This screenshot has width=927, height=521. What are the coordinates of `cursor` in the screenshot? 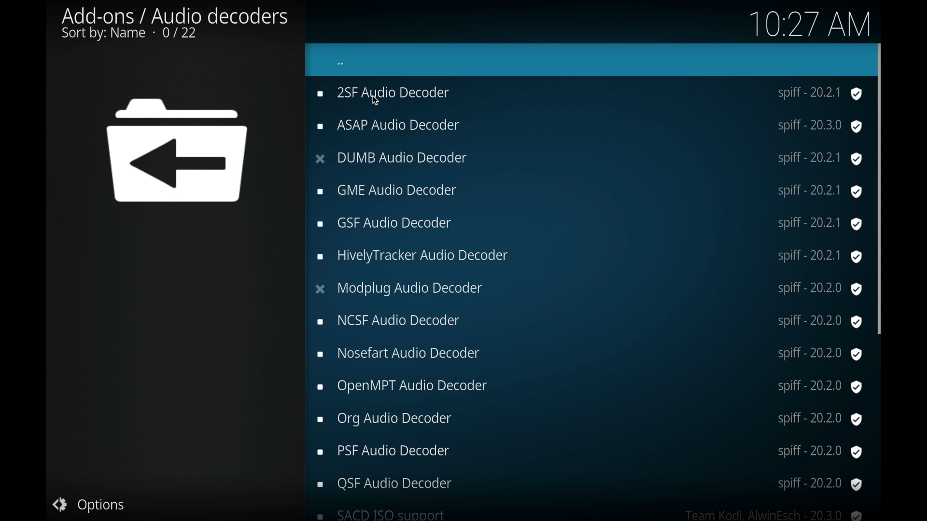 It's located at (377, 102).